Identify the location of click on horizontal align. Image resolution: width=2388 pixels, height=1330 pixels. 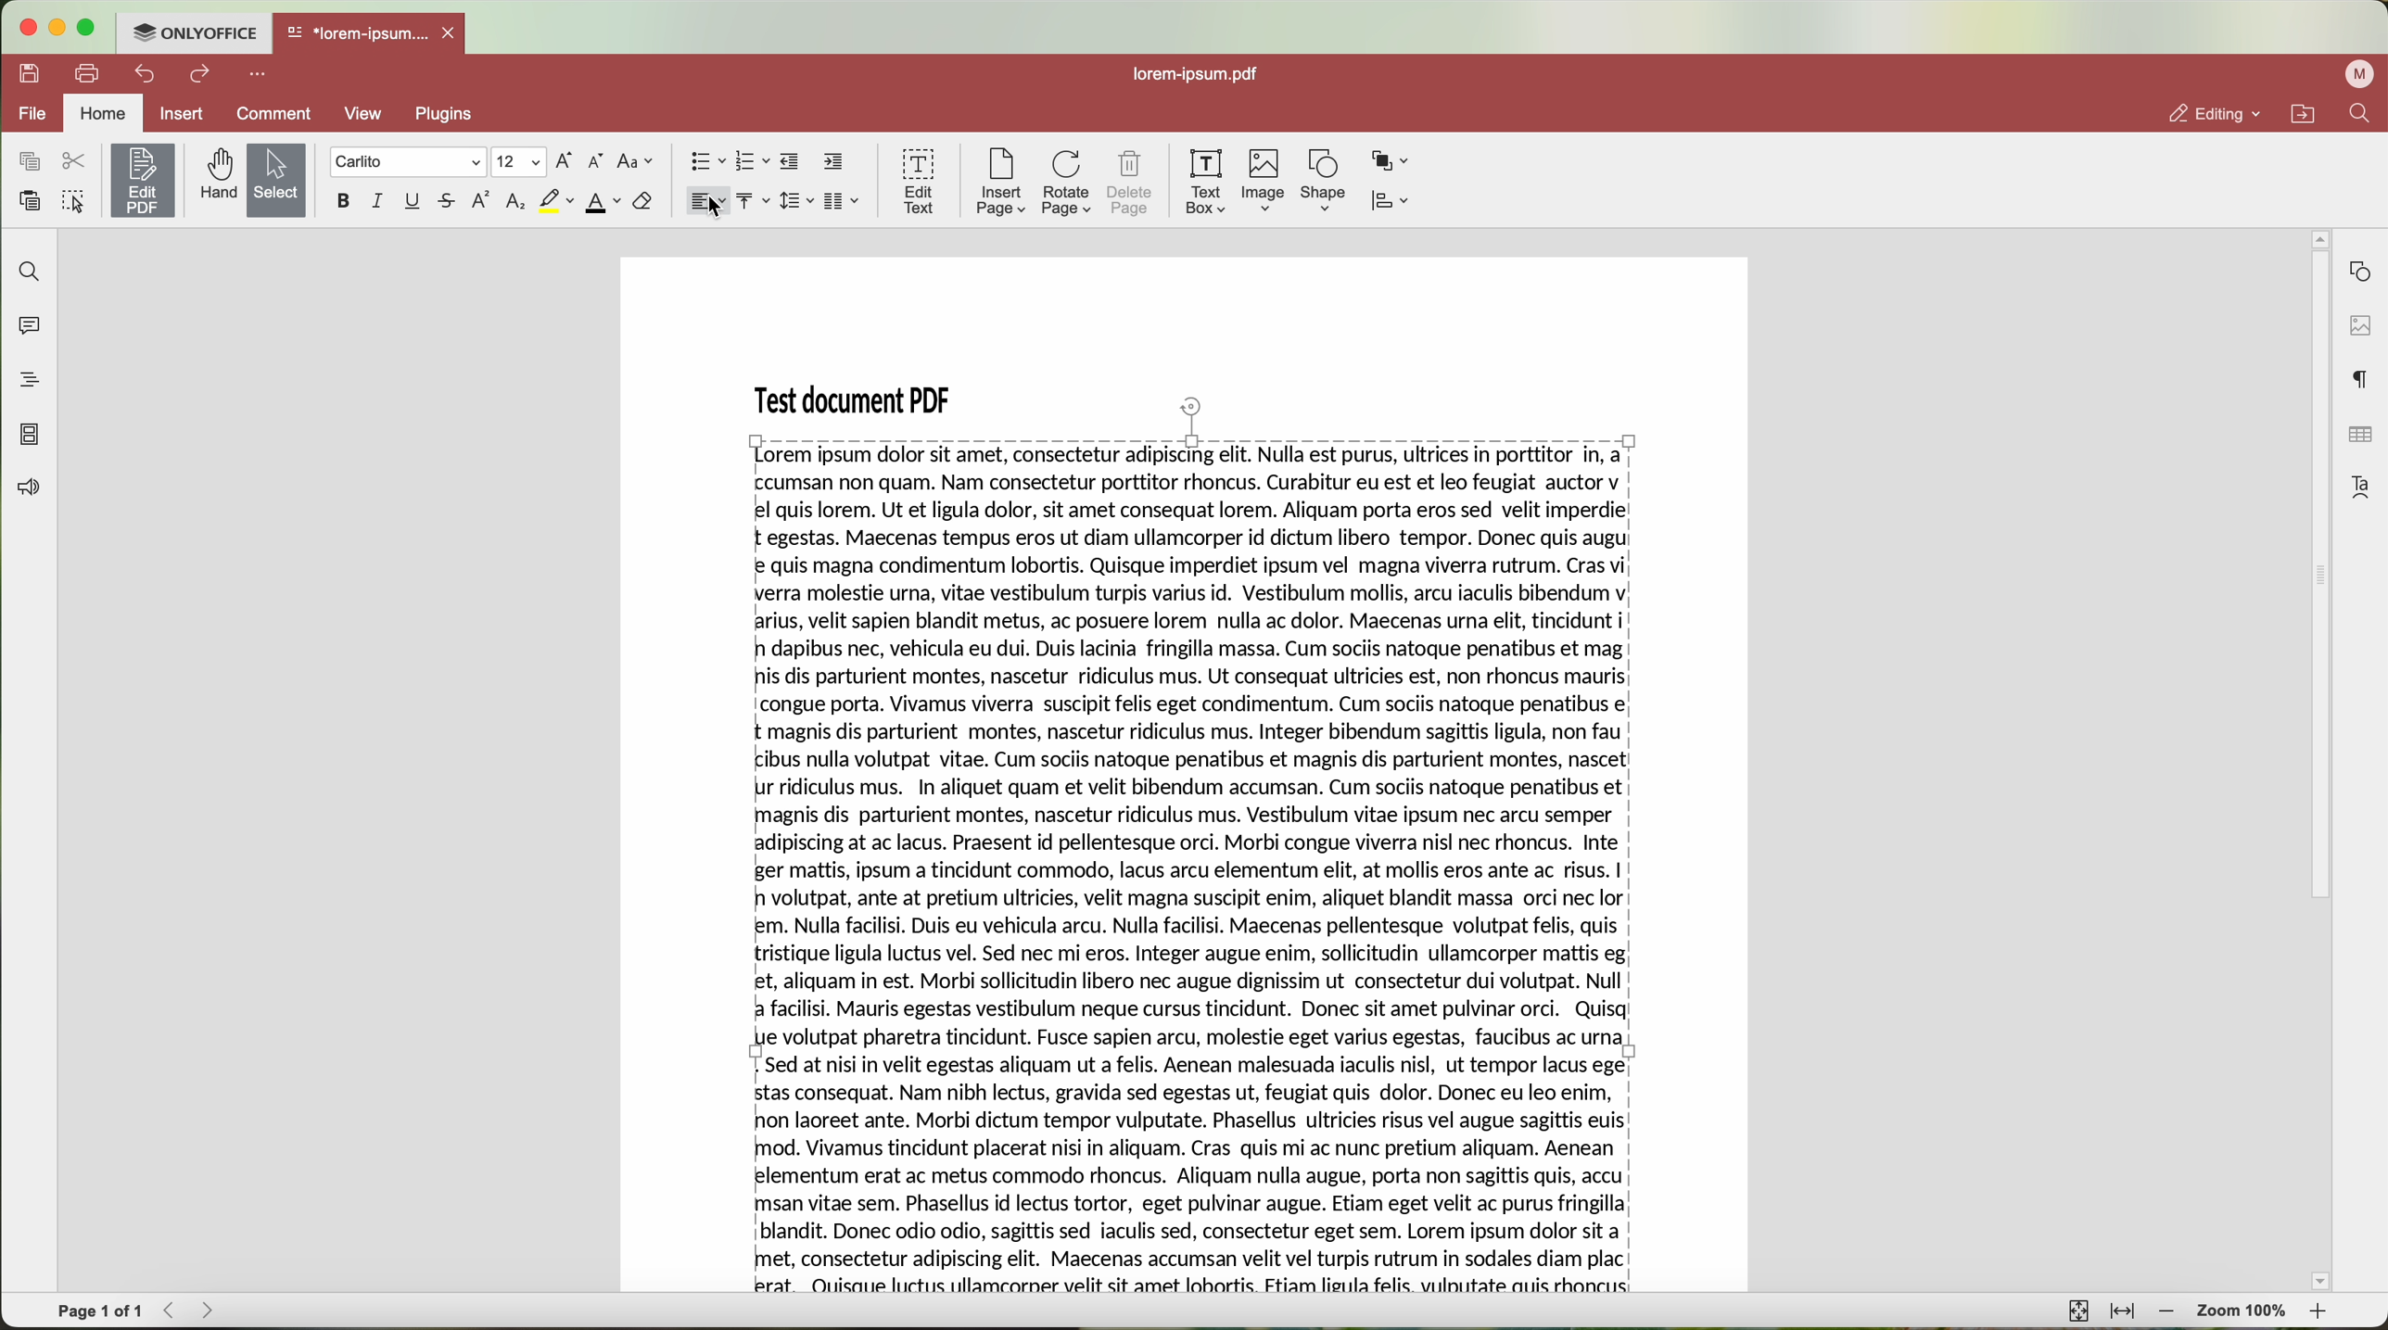
(709, 202).